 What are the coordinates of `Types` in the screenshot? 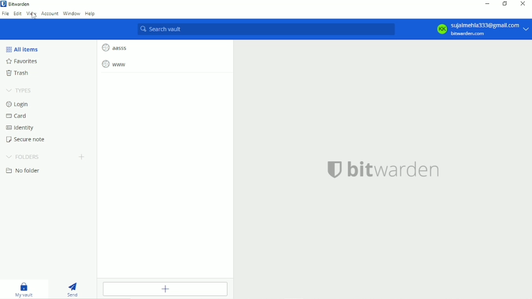 It's located at (19, 90).